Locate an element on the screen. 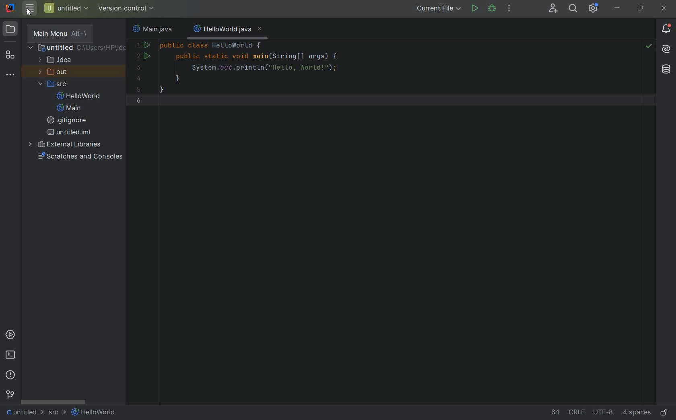 The image size is (676, 420). DATABASE is located at coordinates (666, 70).